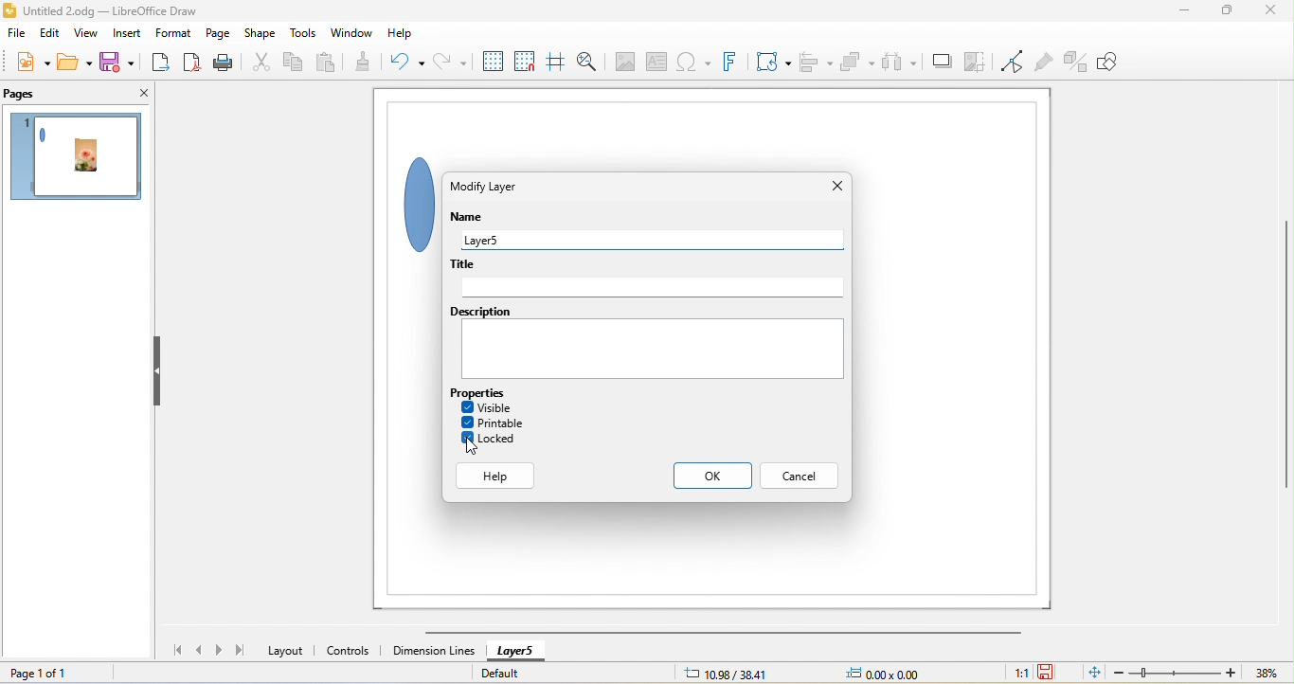  I want to click on snap to grid, so click(527, 61).